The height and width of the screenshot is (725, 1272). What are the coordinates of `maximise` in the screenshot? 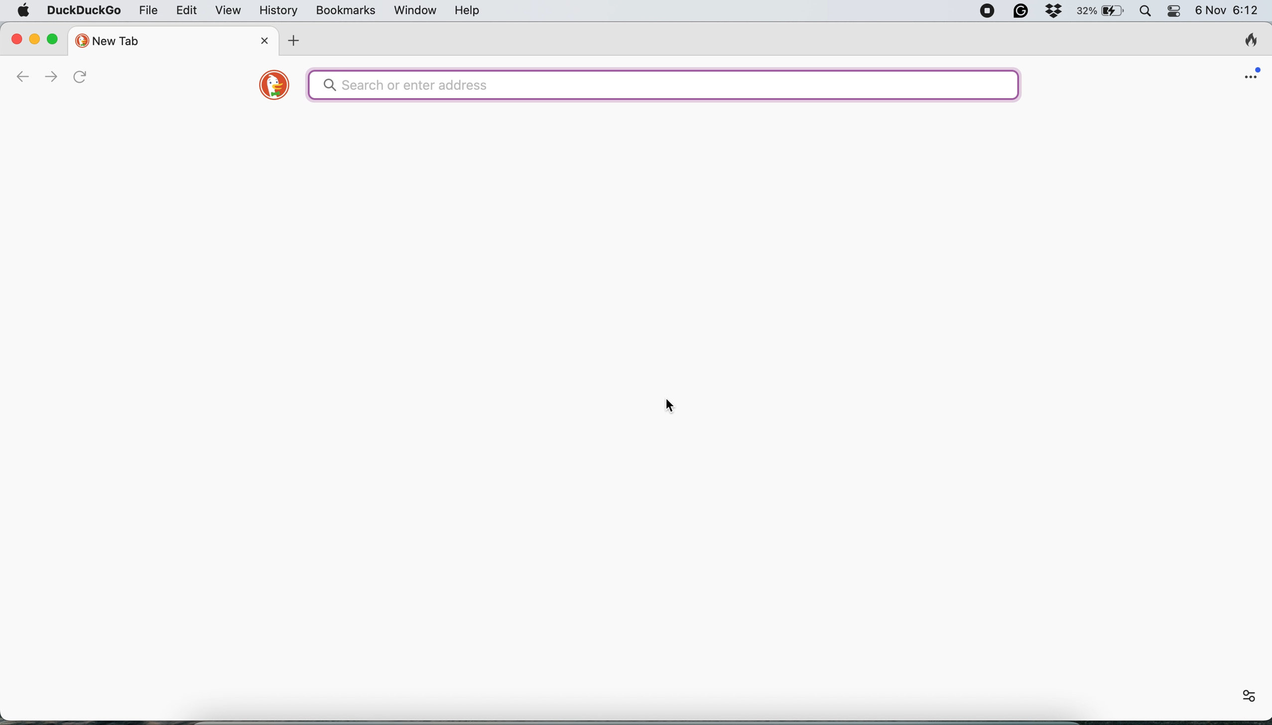 It's located at (57, 39).